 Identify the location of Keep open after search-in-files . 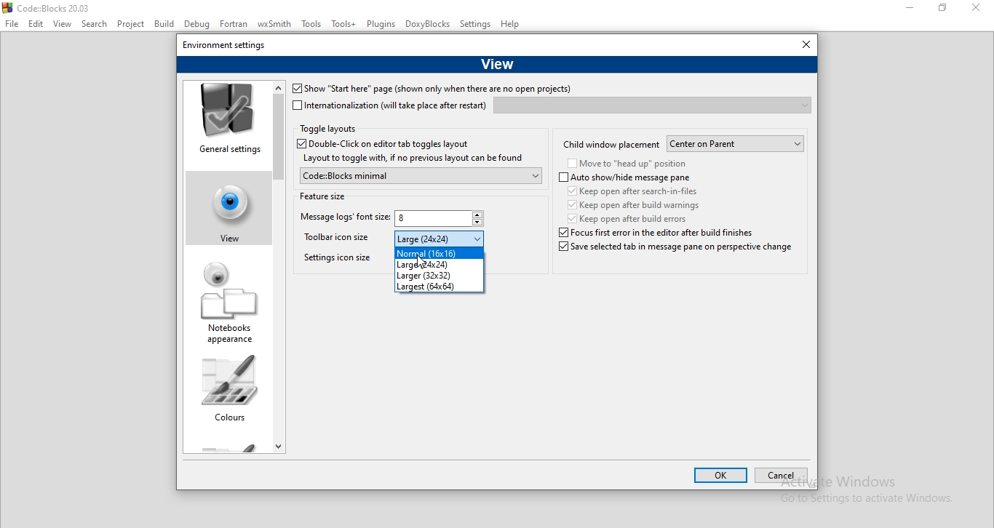
(636, 191).